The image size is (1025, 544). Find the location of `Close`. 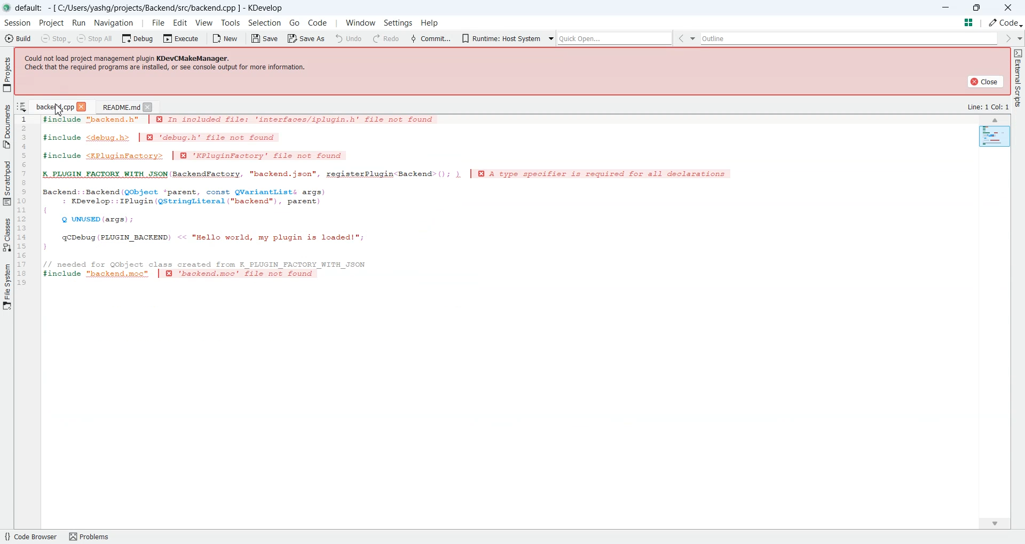

Close is located at coordinates (148, 107).